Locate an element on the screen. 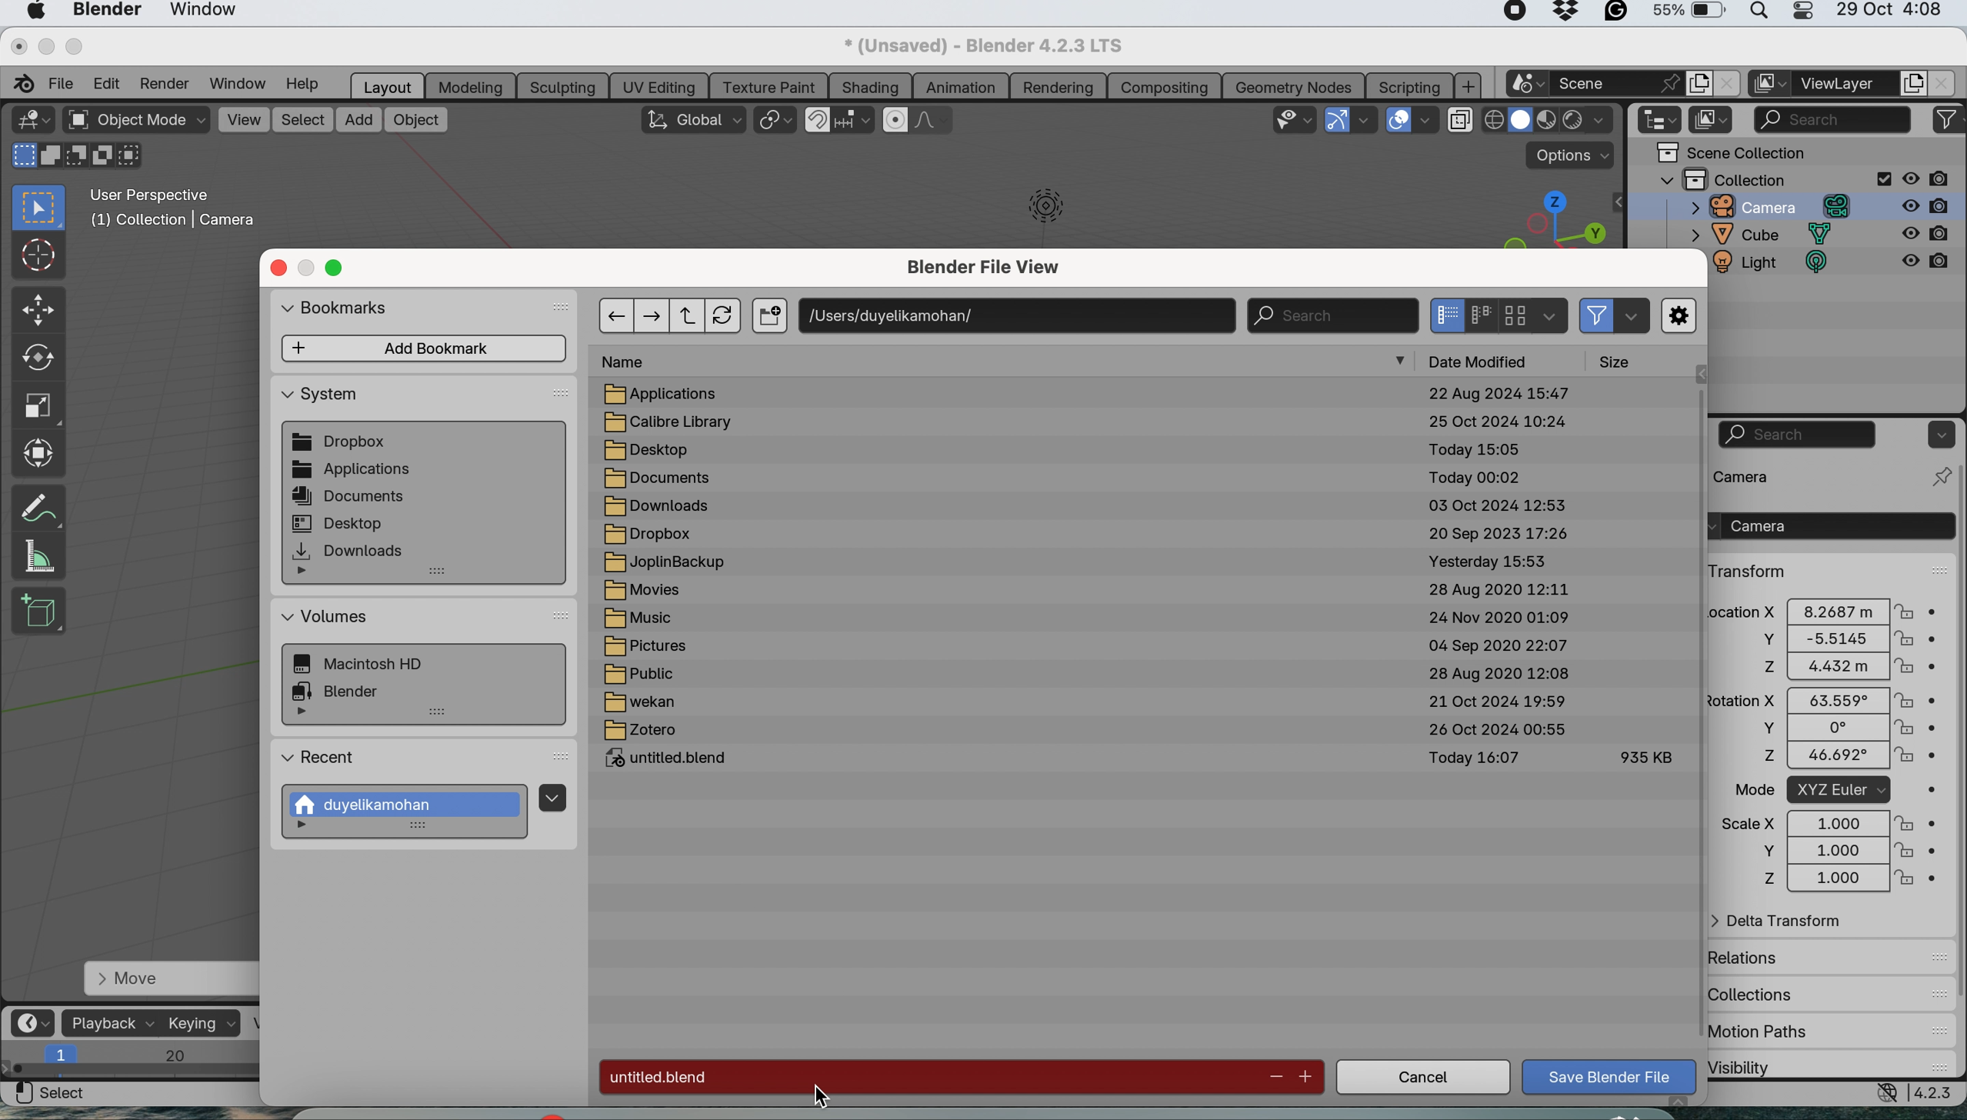 The image size is (1967, 1120). object is located at coordinates (416, 120).